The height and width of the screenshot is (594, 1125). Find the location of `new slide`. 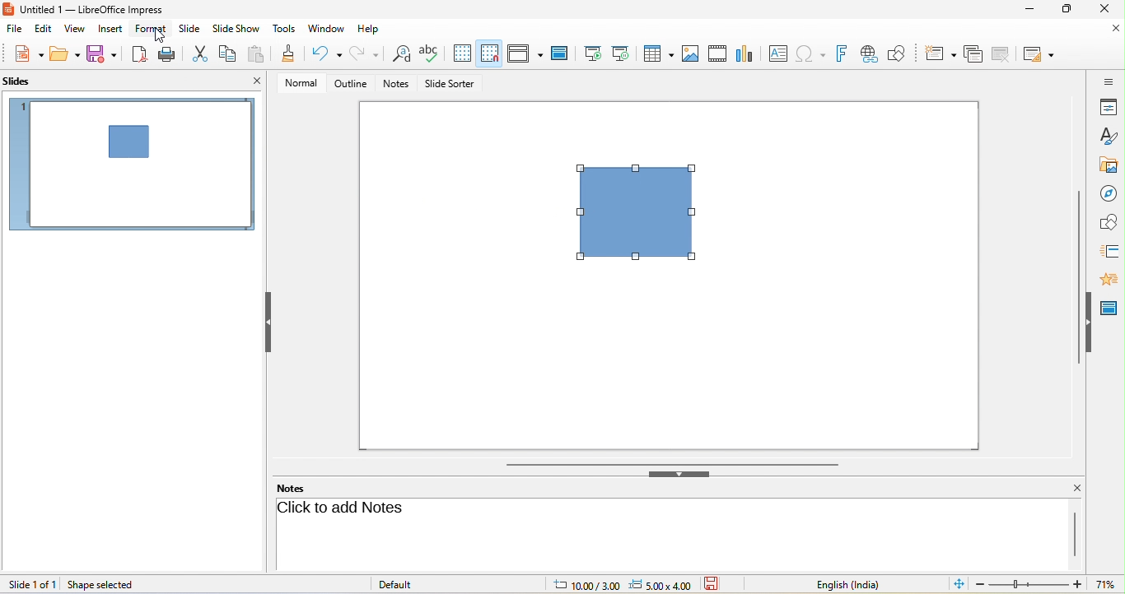

new slide is located at coordinates (941, 54).